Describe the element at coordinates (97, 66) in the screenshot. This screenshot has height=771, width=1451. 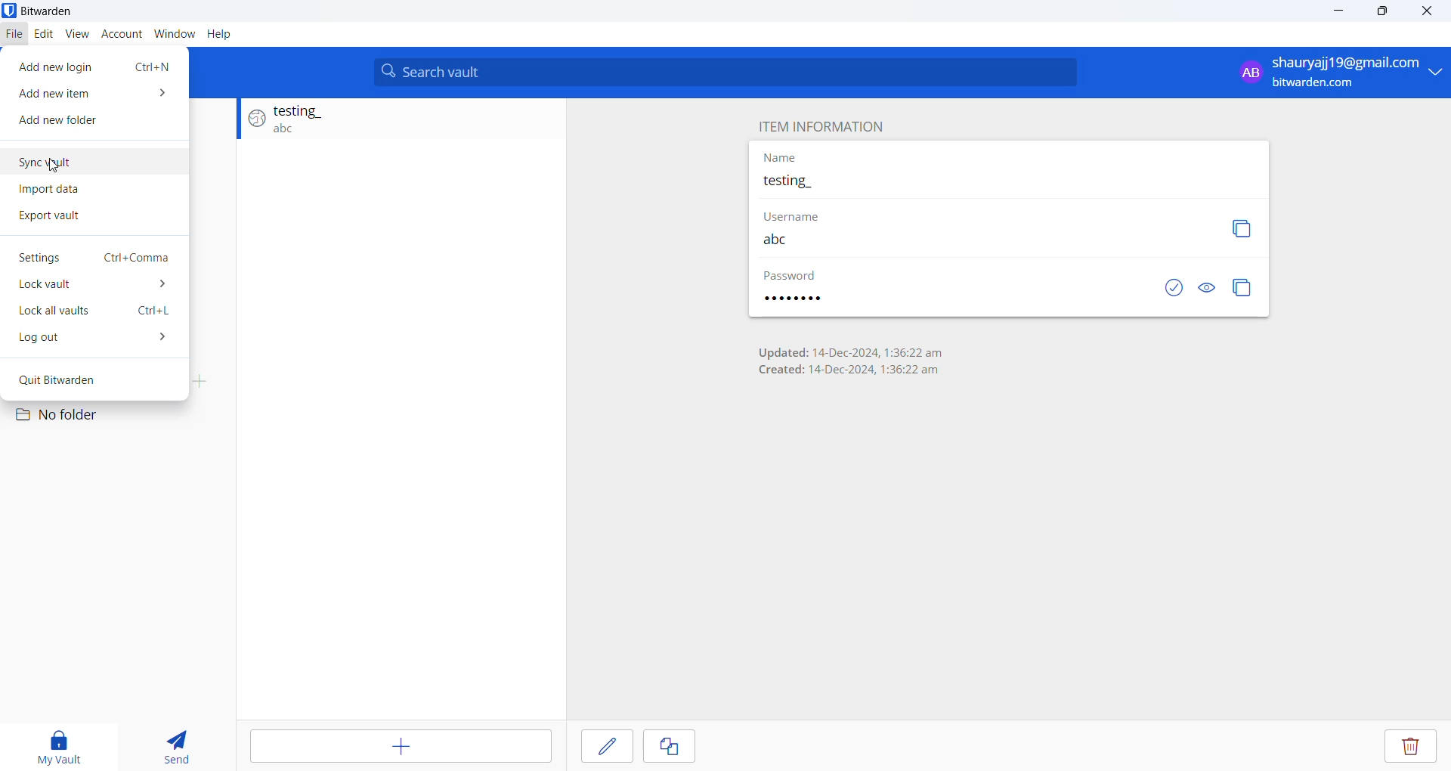
I see `Add new login` at that location.